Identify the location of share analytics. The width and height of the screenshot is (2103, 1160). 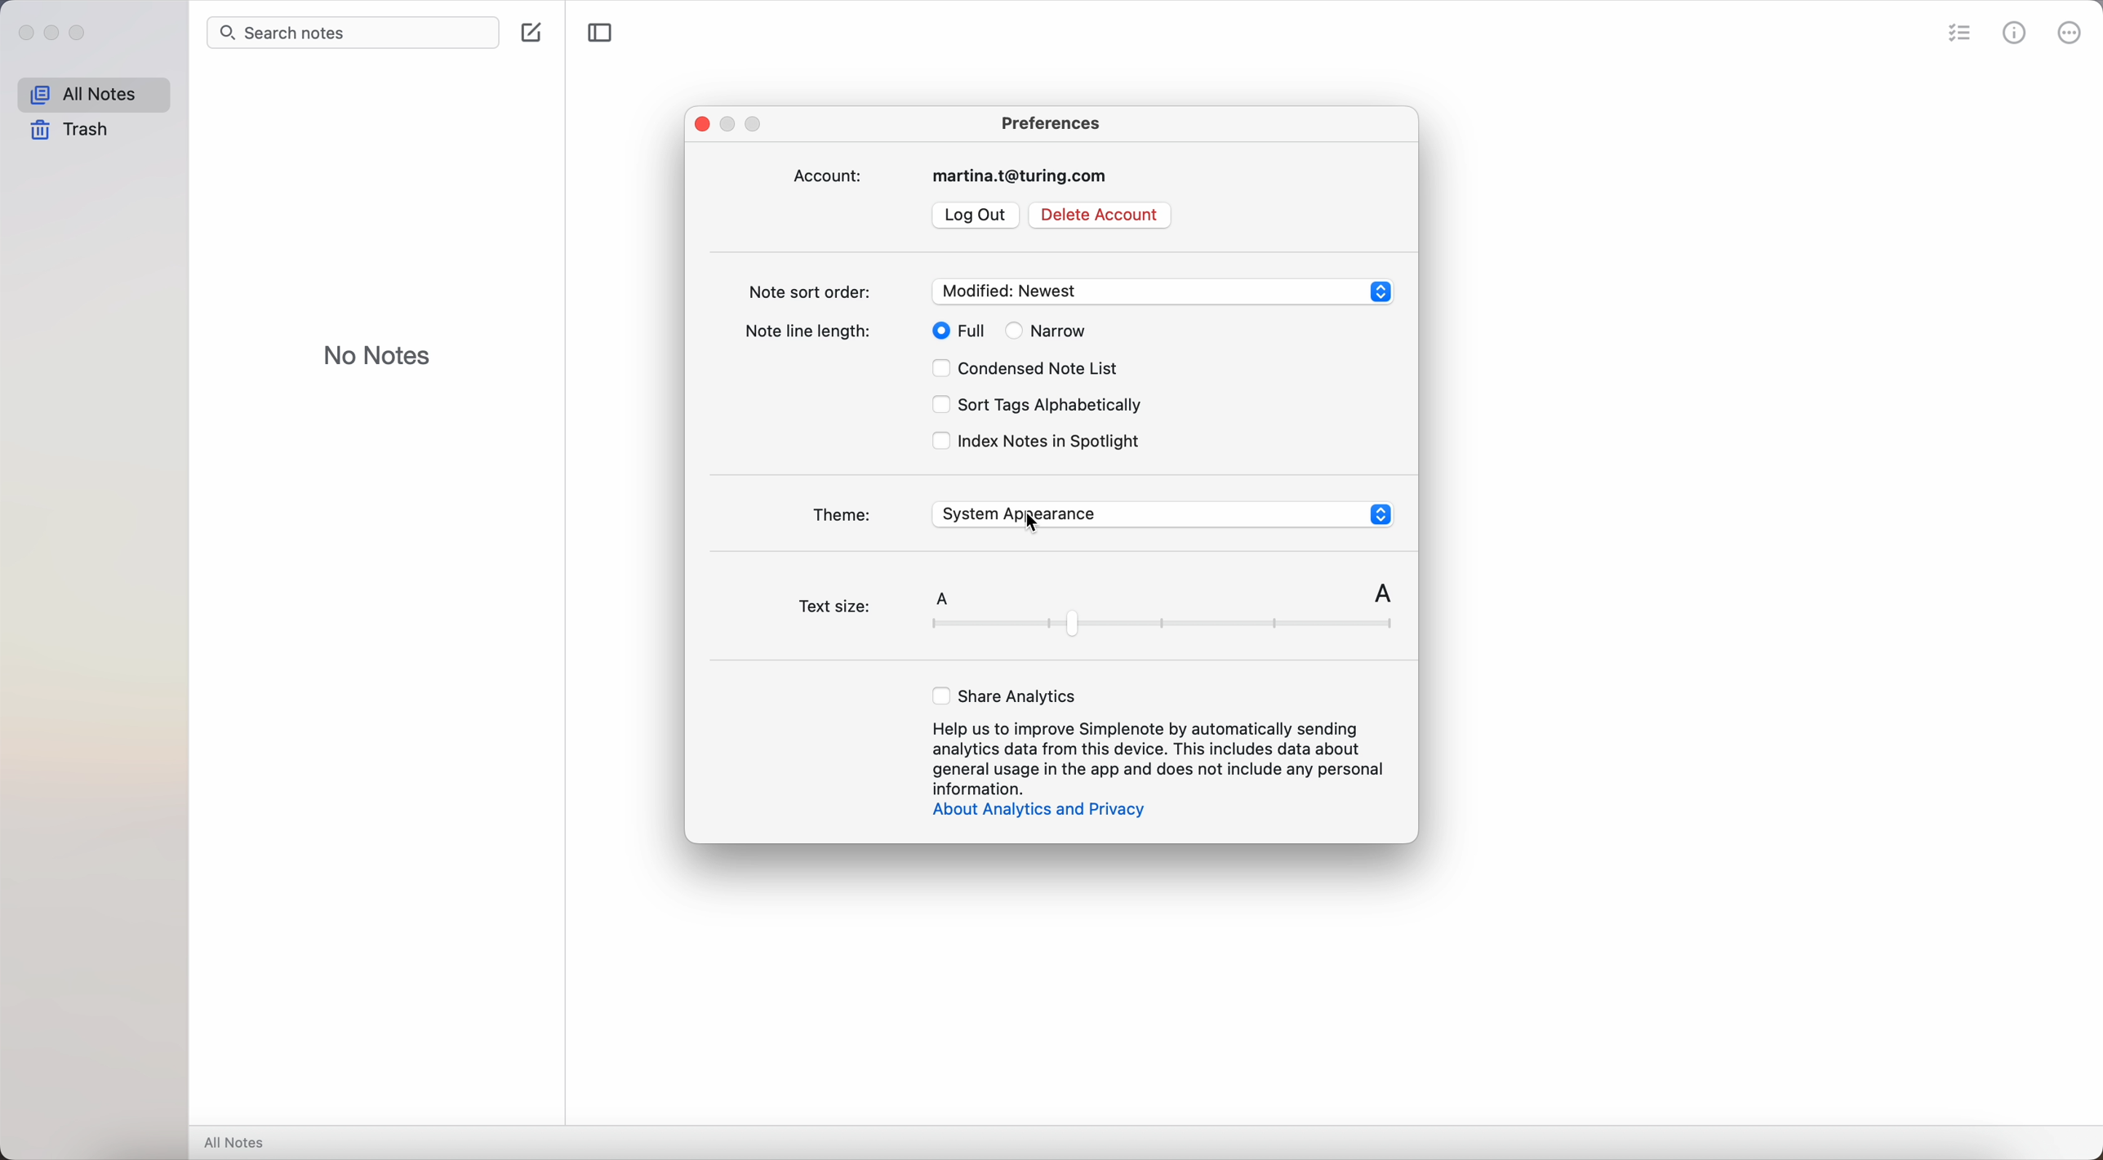
(1007, 695).